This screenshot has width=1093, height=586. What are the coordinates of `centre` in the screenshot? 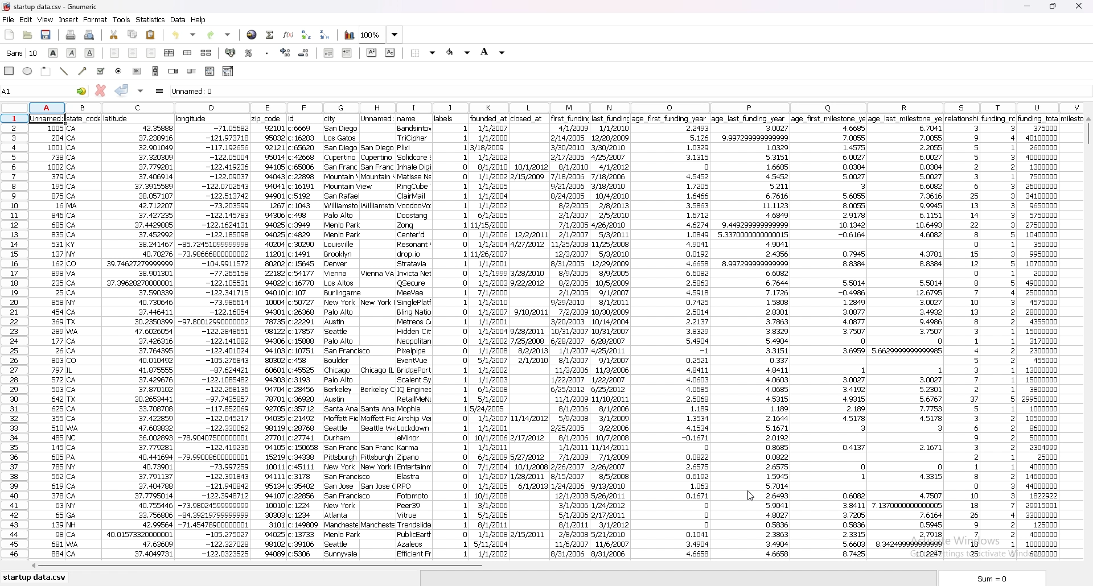 It's located at (132, 52).